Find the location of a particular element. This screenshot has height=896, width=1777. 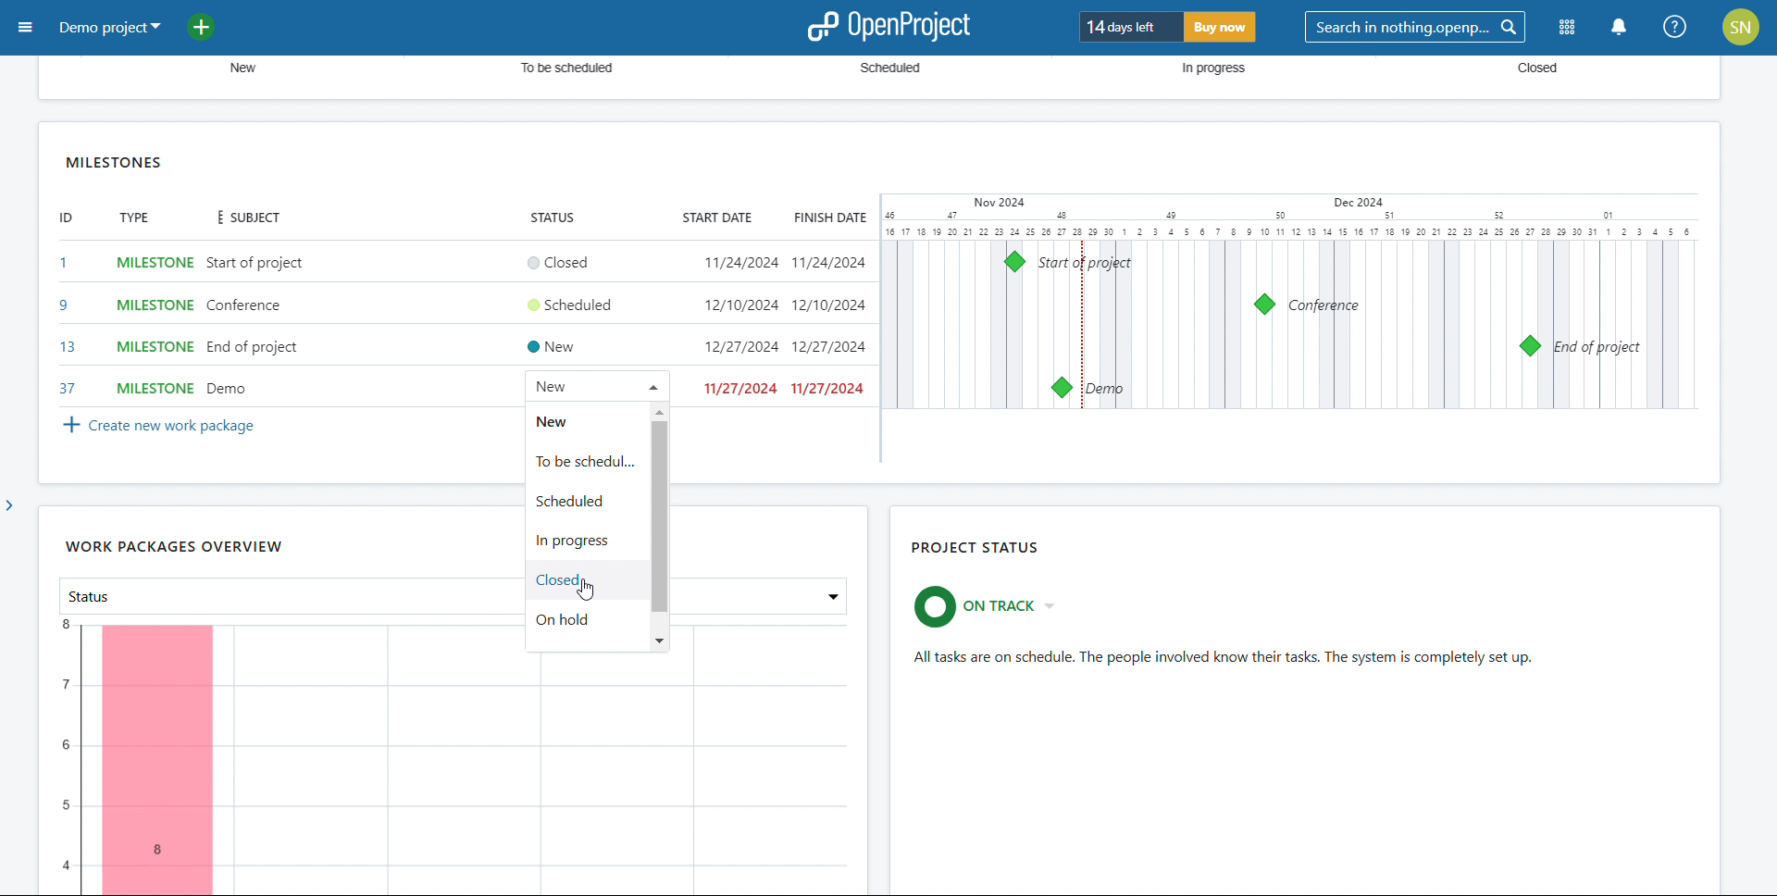

select attribute is located at coordinates (278, 594).